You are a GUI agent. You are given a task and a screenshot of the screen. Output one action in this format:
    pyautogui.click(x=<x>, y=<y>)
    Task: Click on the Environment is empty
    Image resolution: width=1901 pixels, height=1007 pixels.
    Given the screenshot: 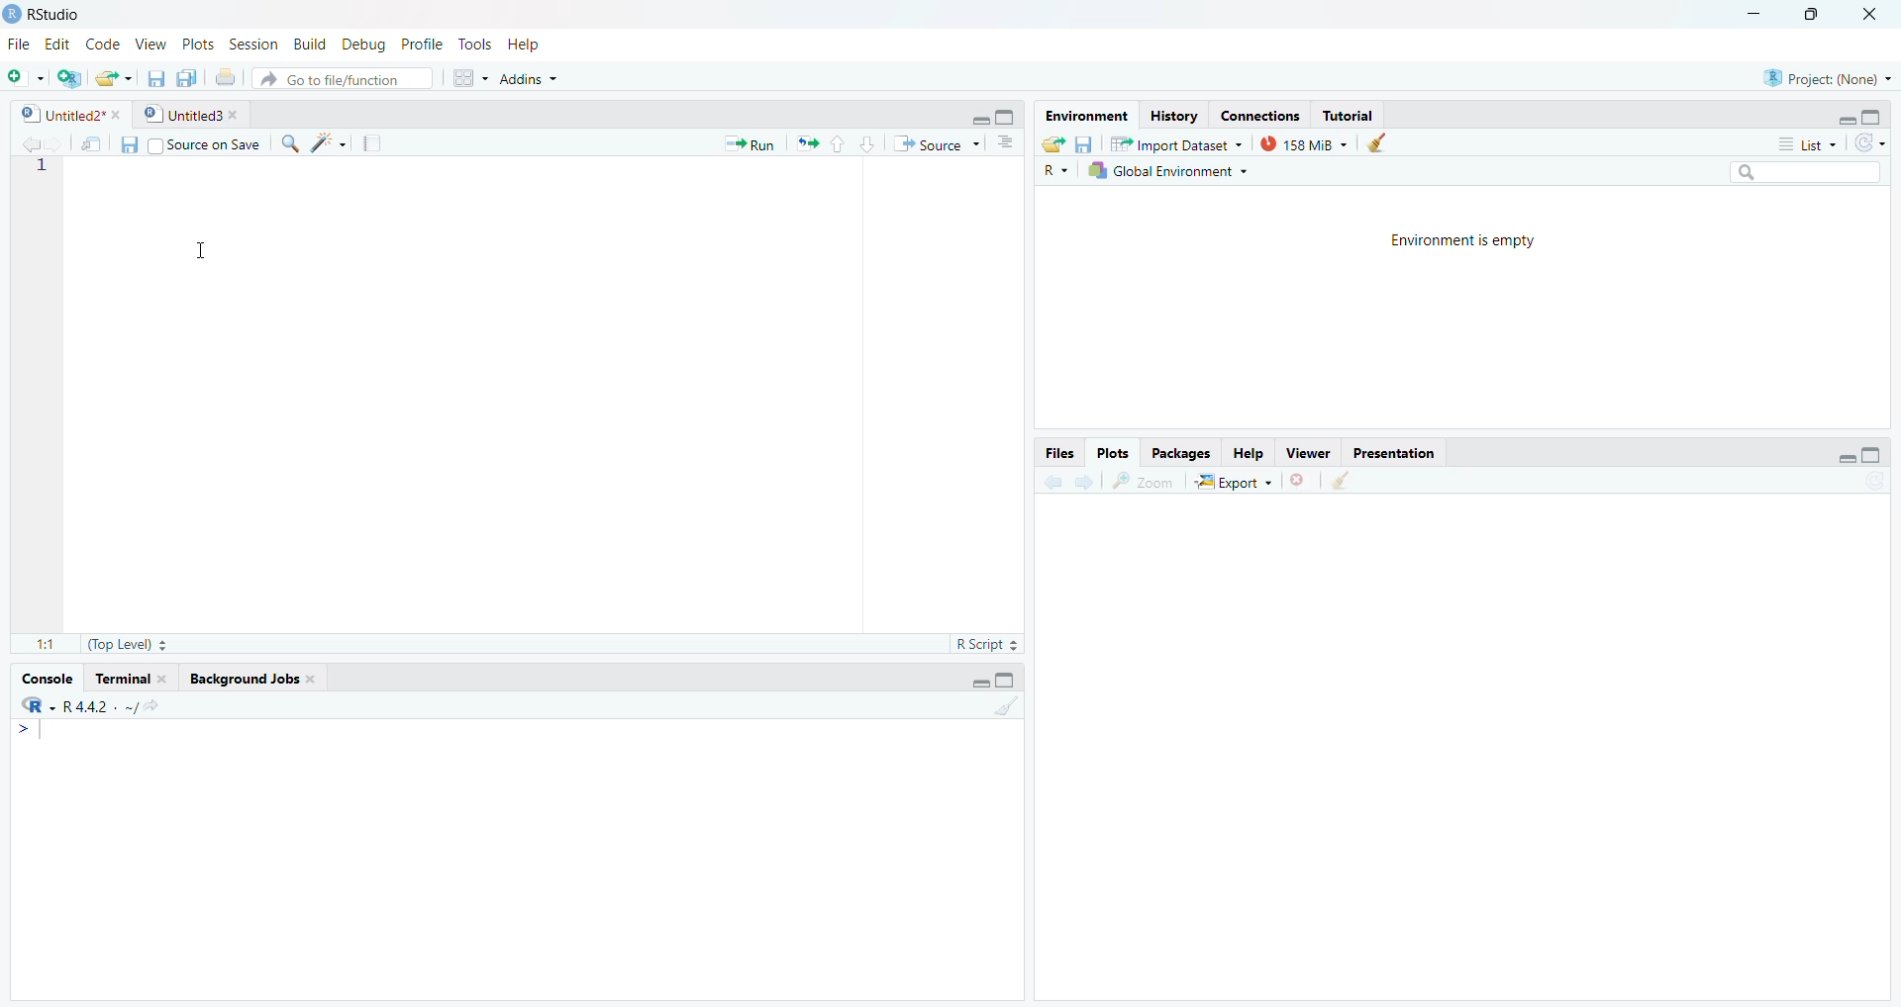 What is the action you would take?
    pyautogui.click(x=1459, y=308)
    